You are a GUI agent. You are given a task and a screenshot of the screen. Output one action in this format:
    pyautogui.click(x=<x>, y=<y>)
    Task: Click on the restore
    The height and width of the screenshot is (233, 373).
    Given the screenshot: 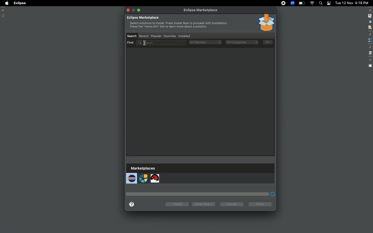 What is the action you would take?
    pyautogui.click(x=370, y=60)
    